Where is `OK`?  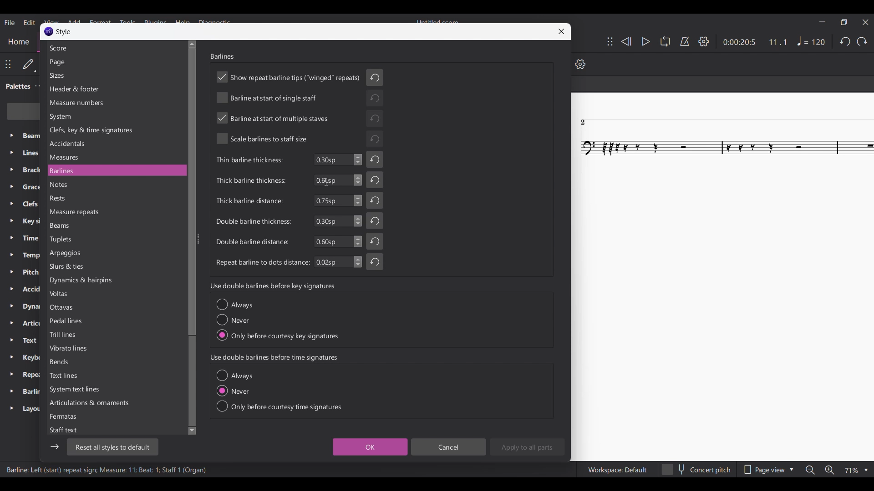
OK is located at coordinates (371, 446).